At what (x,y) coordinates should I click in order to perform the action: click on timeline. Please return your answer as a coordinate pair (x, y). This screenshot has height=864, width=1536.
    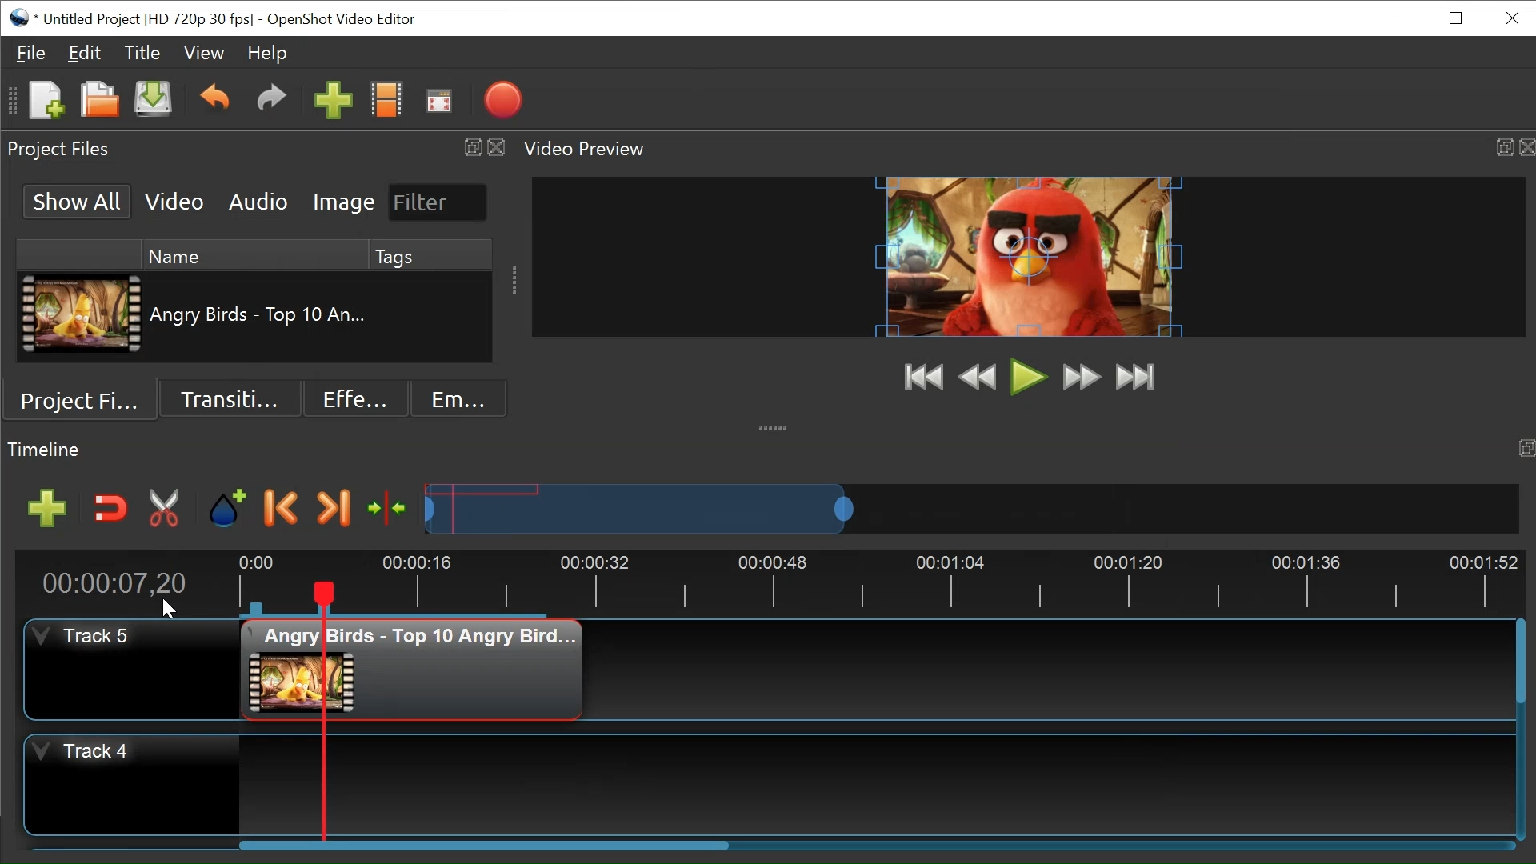
    Looking at the image, I should click on (51, 450).